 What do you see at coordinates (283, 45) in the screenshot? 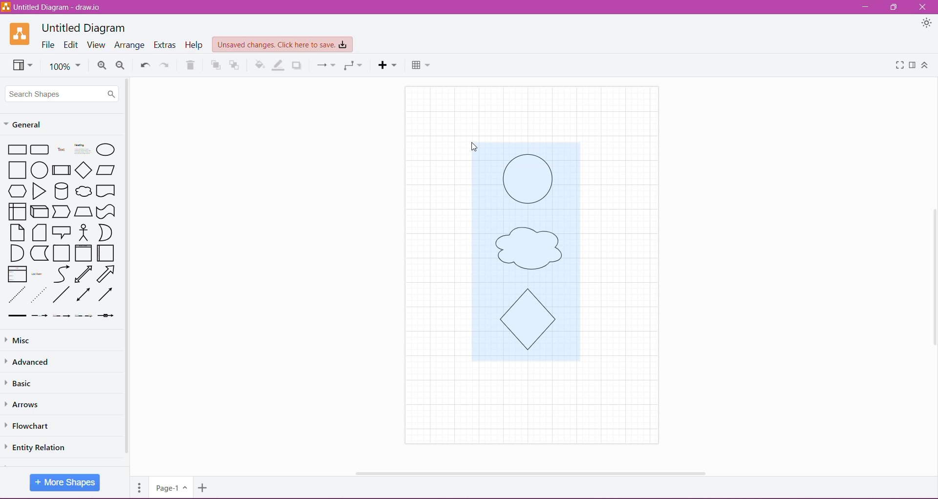
I see `Unsaved Changes. Click here to save.` at bounding box center [283, 45].